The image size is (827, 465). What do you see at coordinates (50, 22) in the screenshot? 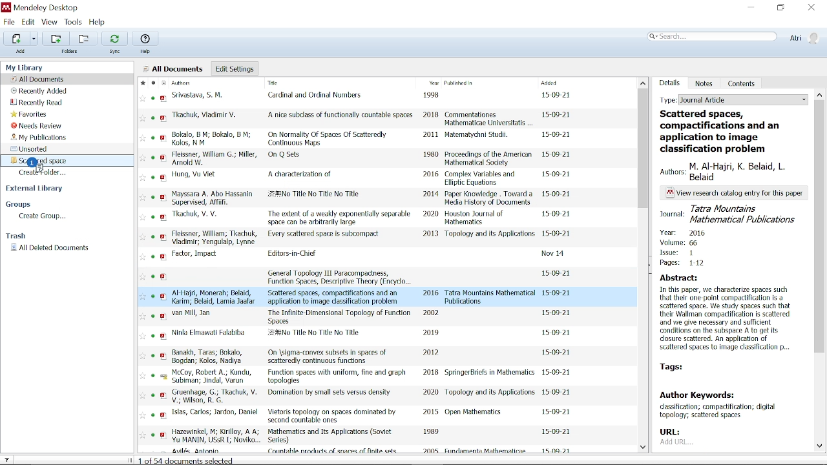
I see `View` at bounding box center [50, 22].